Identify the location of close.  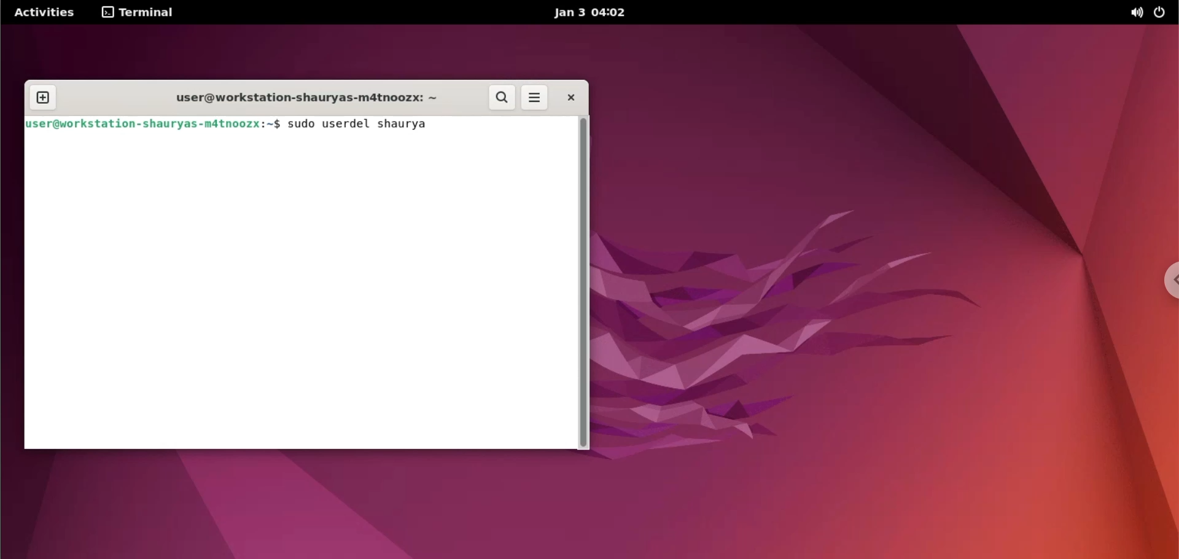
(572, 98).